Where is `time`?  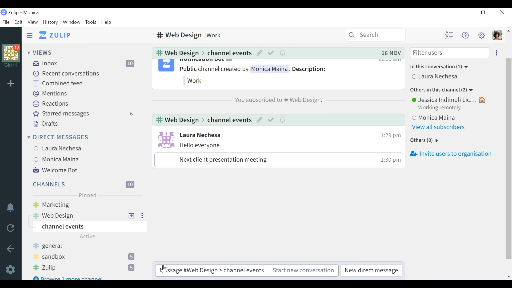 time is located at coordinates (388, 134).